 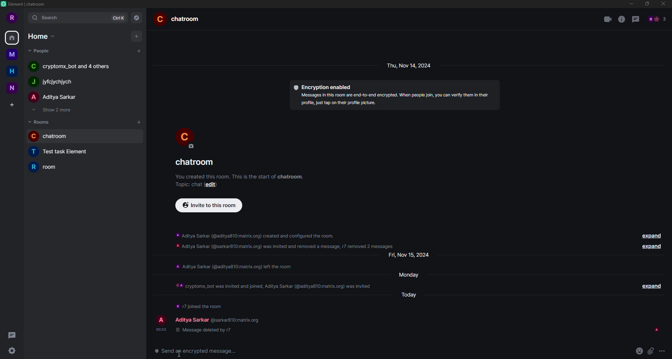 I want to click on expand, so click(x=650, y=247).